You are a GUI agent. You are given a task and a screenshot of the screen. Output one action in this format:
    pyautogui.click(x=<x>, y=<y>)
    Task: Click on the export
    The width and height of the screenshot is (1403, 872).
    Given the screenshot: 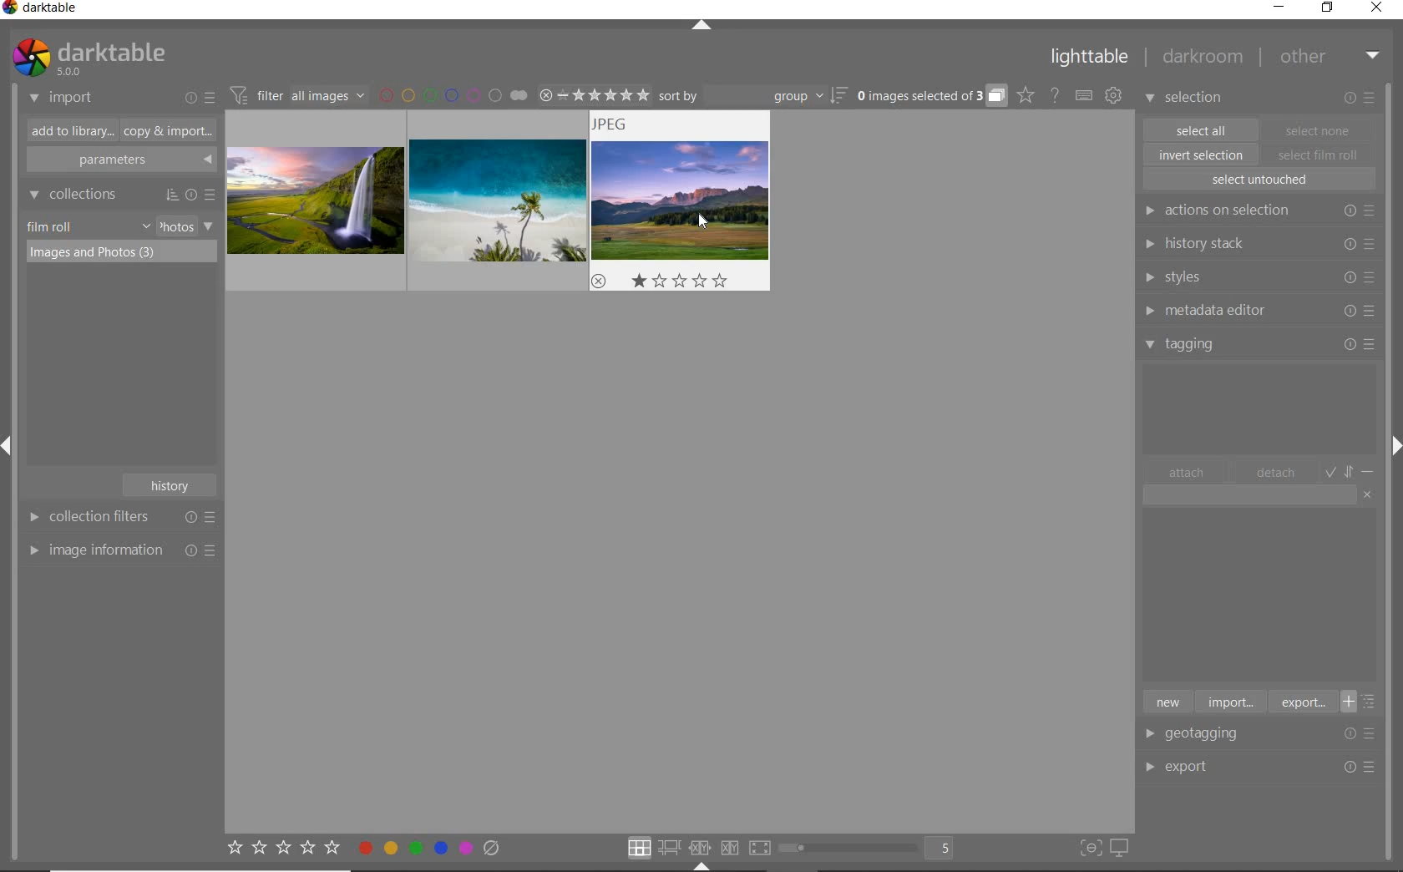 What is the action you would take?
    pyautogui.click(x=1301, y=702)
    